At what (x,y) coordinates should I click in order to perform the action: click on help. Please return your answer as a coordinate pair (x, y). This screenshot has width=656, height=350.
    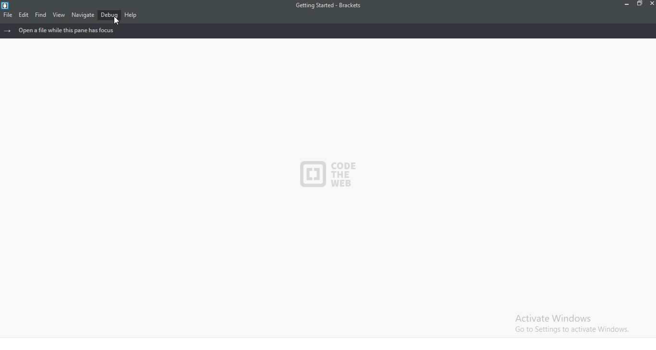
    Looking at the image, I should click on (131, 14).